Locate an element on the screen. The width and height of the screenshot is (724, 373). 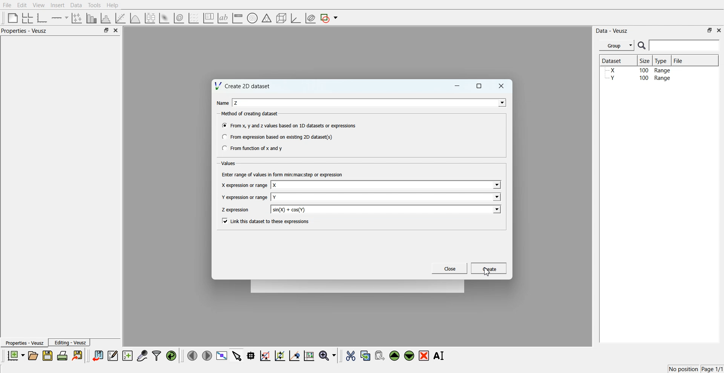
}  Zexpression is located at coordinates (236, 210).